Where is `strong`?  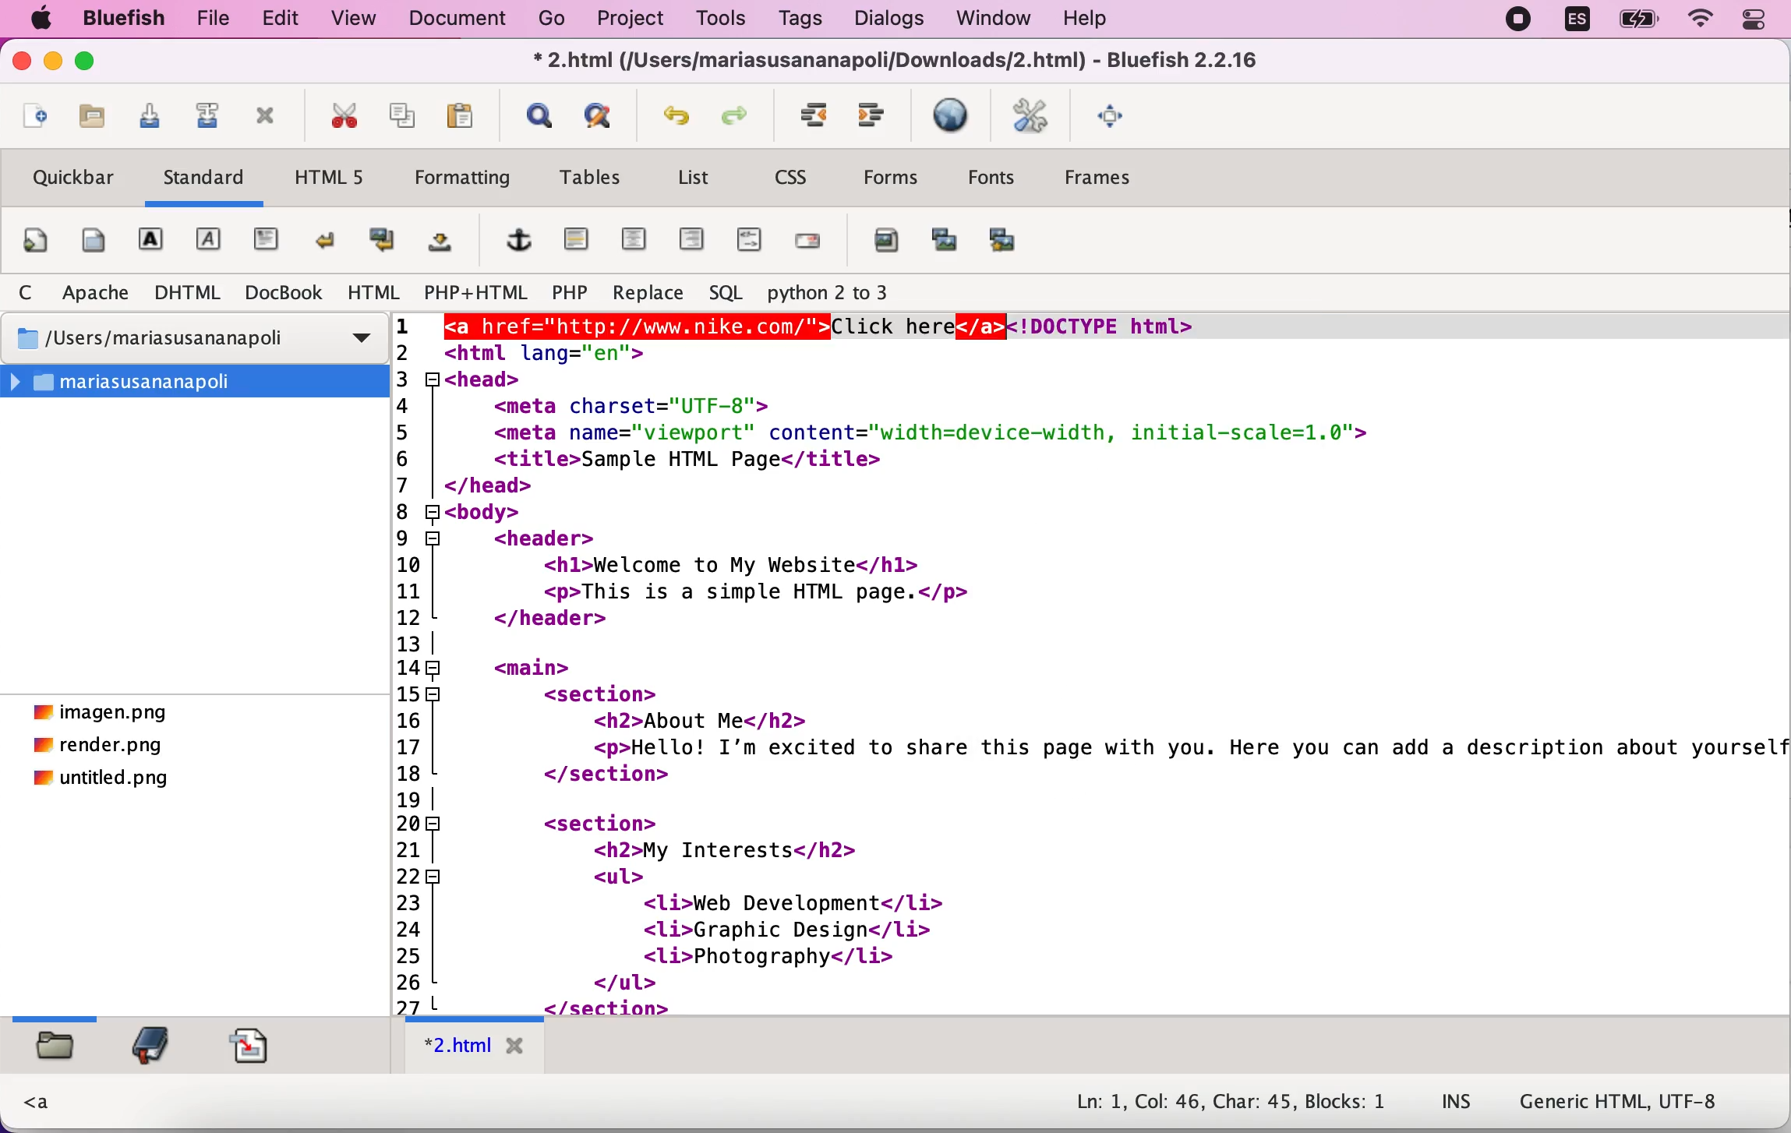 strong is located at coordinates (152, 242).